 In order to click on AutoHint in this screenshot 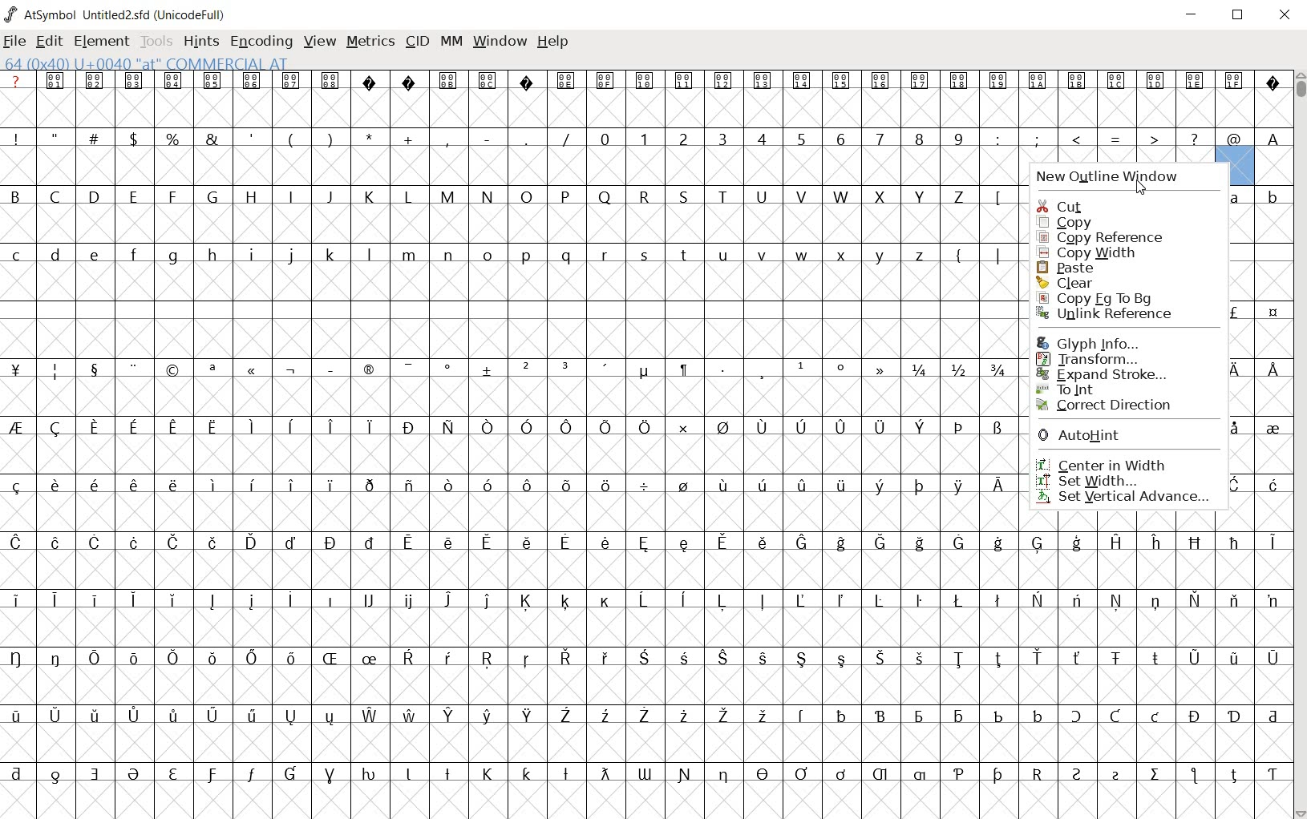, I will do `click(1081, 434)`.